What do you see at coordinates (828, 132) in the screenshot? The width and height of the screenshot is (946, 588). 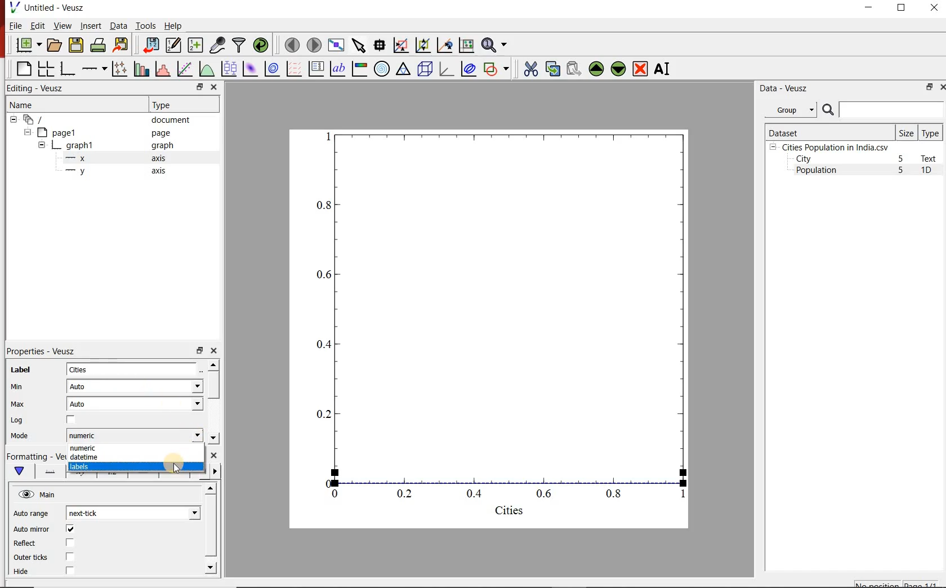 I see `Dataset` at bounding box center [828, 132].